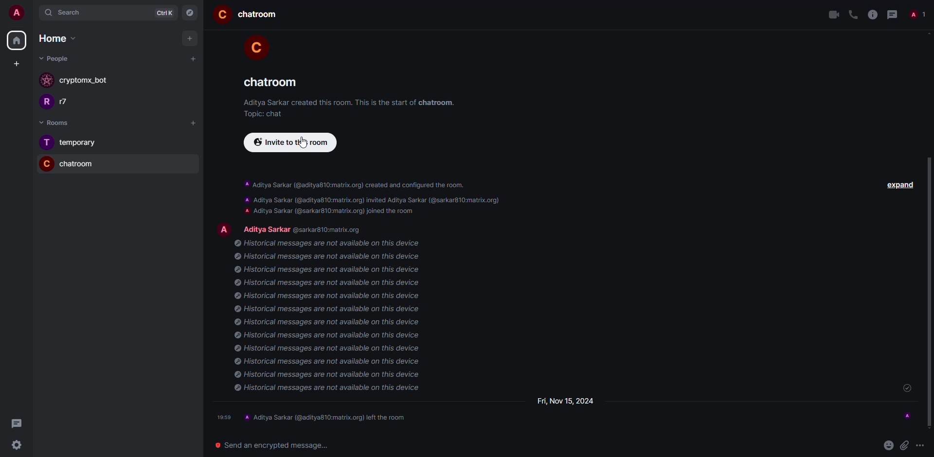  Describe the element at coordinates (566, 400) in the screenshot. I see `day` at that location.